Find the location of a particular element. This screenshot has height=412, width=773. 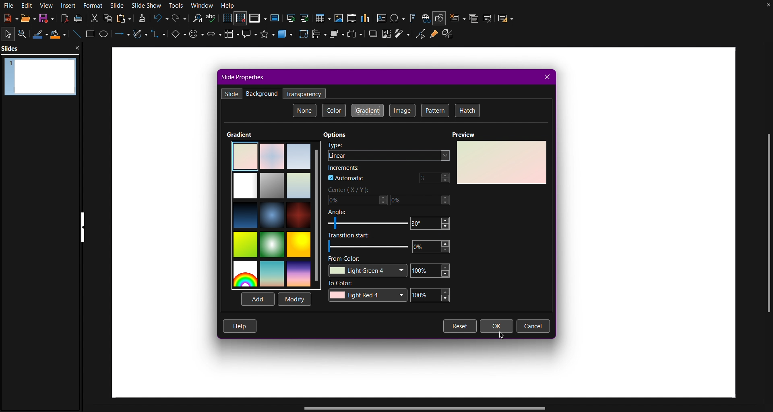

New Slide is located at coordinates (457, 17).